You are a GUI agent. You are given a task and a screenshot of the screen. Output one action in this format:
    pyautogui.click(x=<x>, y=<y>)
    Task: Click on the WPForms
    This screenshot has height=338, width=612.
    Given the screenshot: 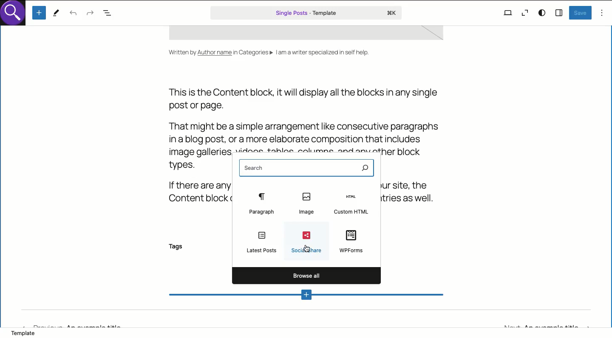 What is the action you would take?
    pyautogui.click(x=352, y=242)
    